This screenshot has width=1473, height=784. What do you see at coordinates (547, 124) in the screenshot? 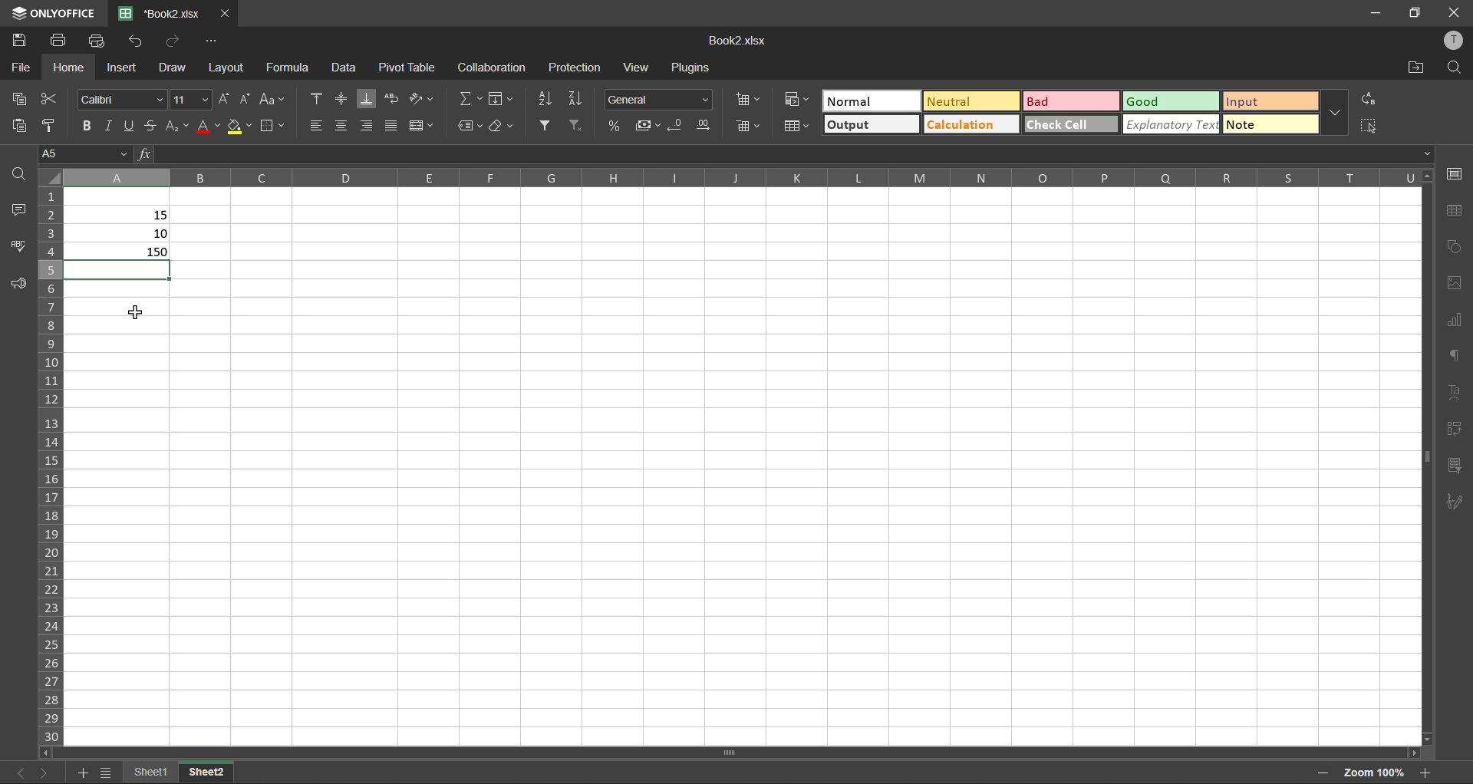
I see `filter` at bounding box center [547, 124].